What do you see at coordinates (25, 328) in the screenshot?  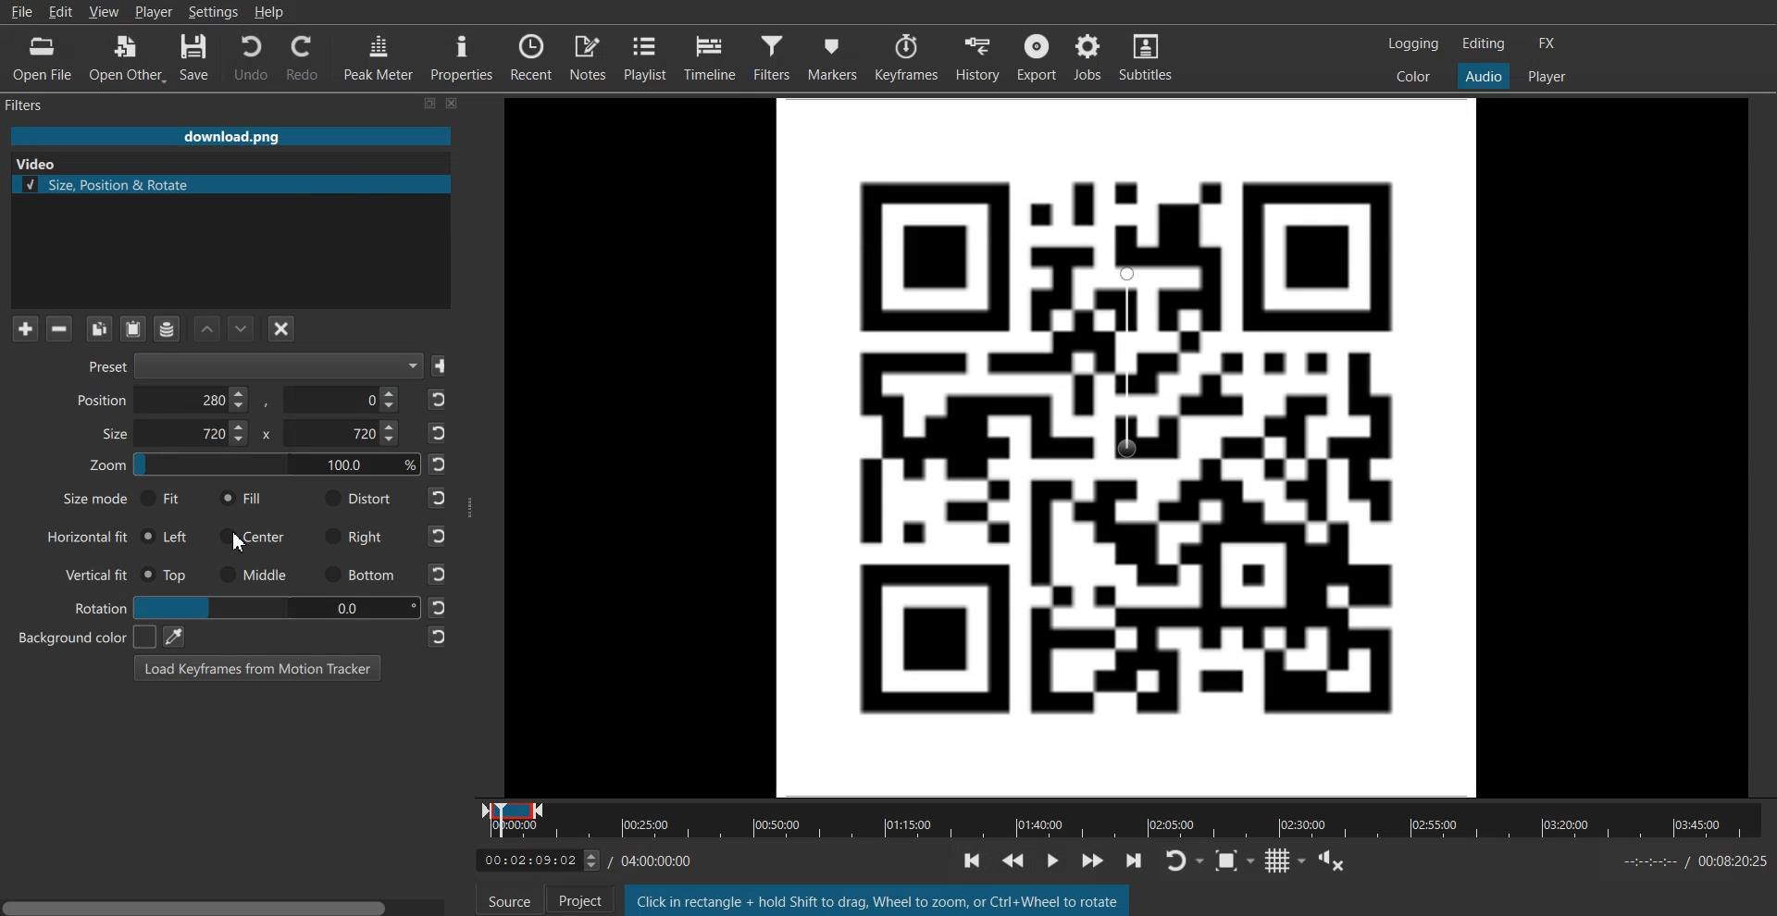 I see `Add Filter` at bounding box center [25, 328].